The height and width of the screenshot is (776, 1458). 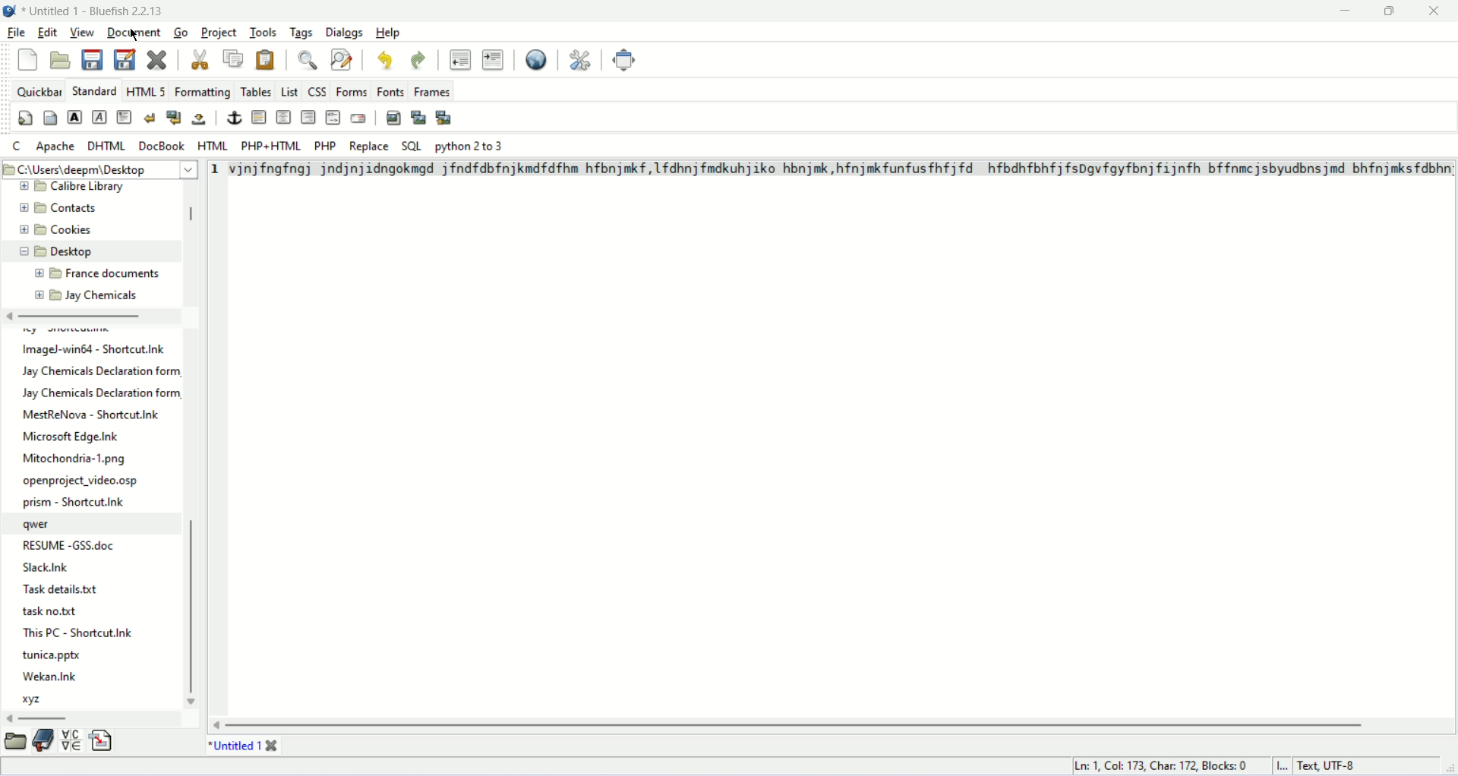 What do you see at coordinates (308, 116) in the screenshot?
I see `right justify` at bounding box center [308, 116].